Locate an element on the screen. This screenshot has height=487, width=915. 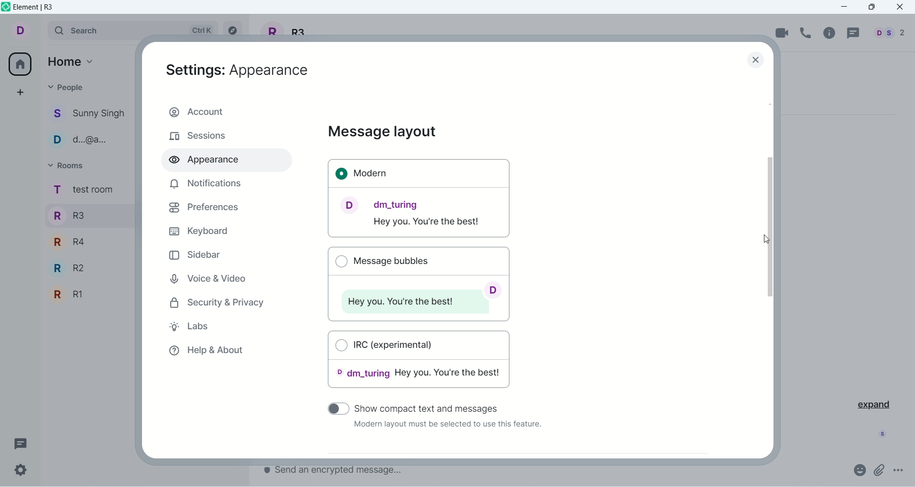
message layout is located at coordinates (382, 132).